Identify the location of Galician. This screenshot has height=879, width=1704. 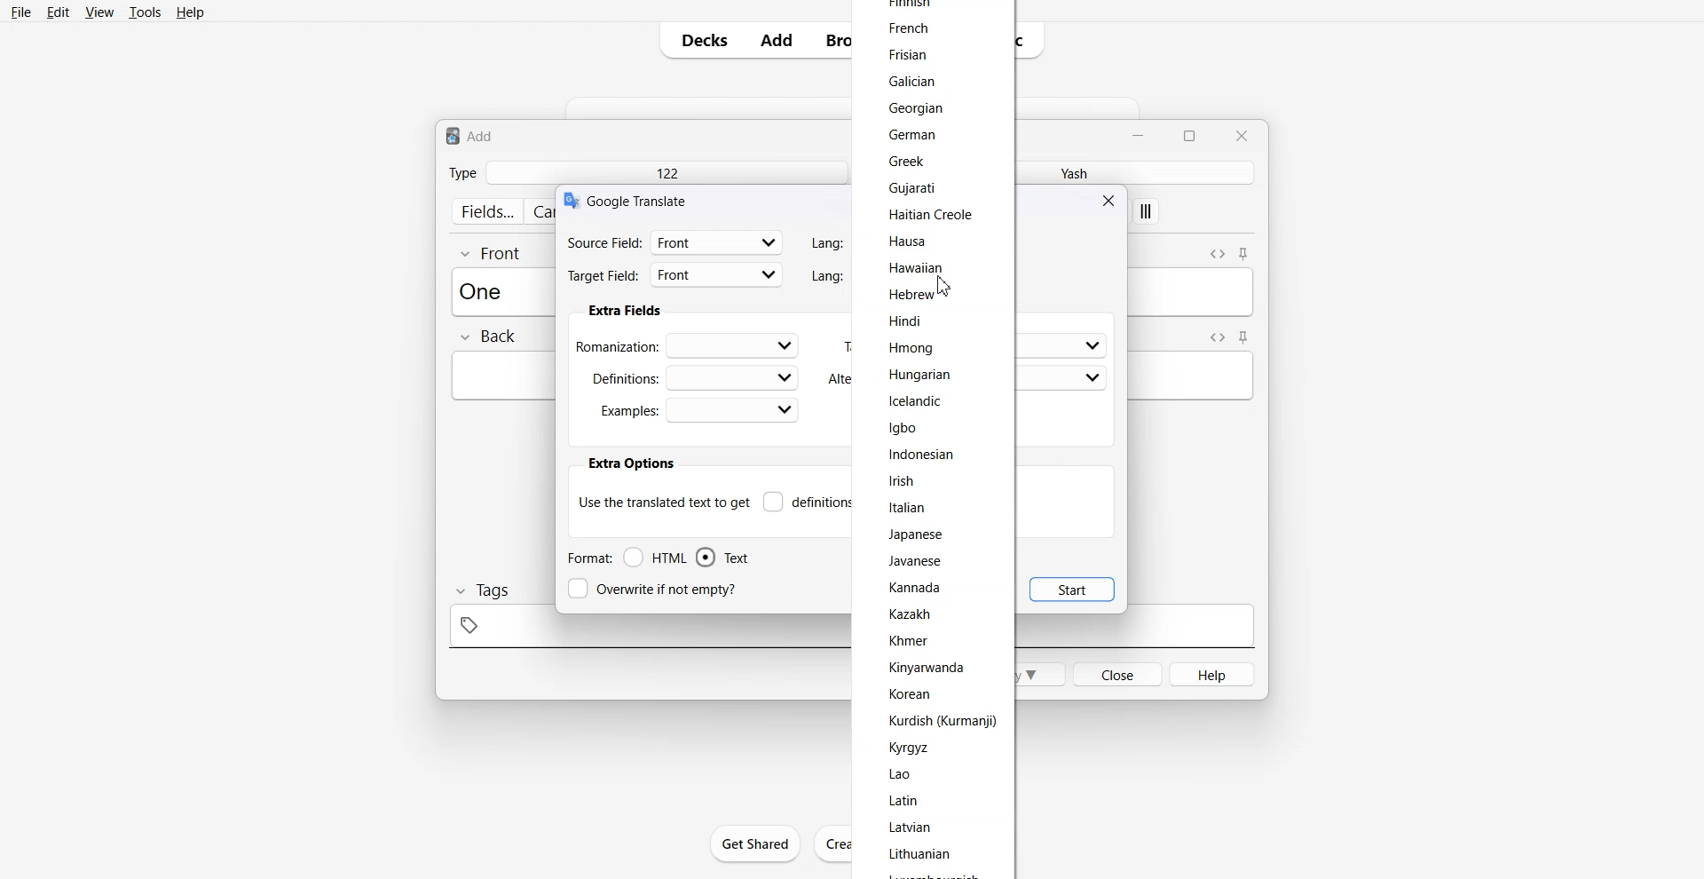
(918, 80).